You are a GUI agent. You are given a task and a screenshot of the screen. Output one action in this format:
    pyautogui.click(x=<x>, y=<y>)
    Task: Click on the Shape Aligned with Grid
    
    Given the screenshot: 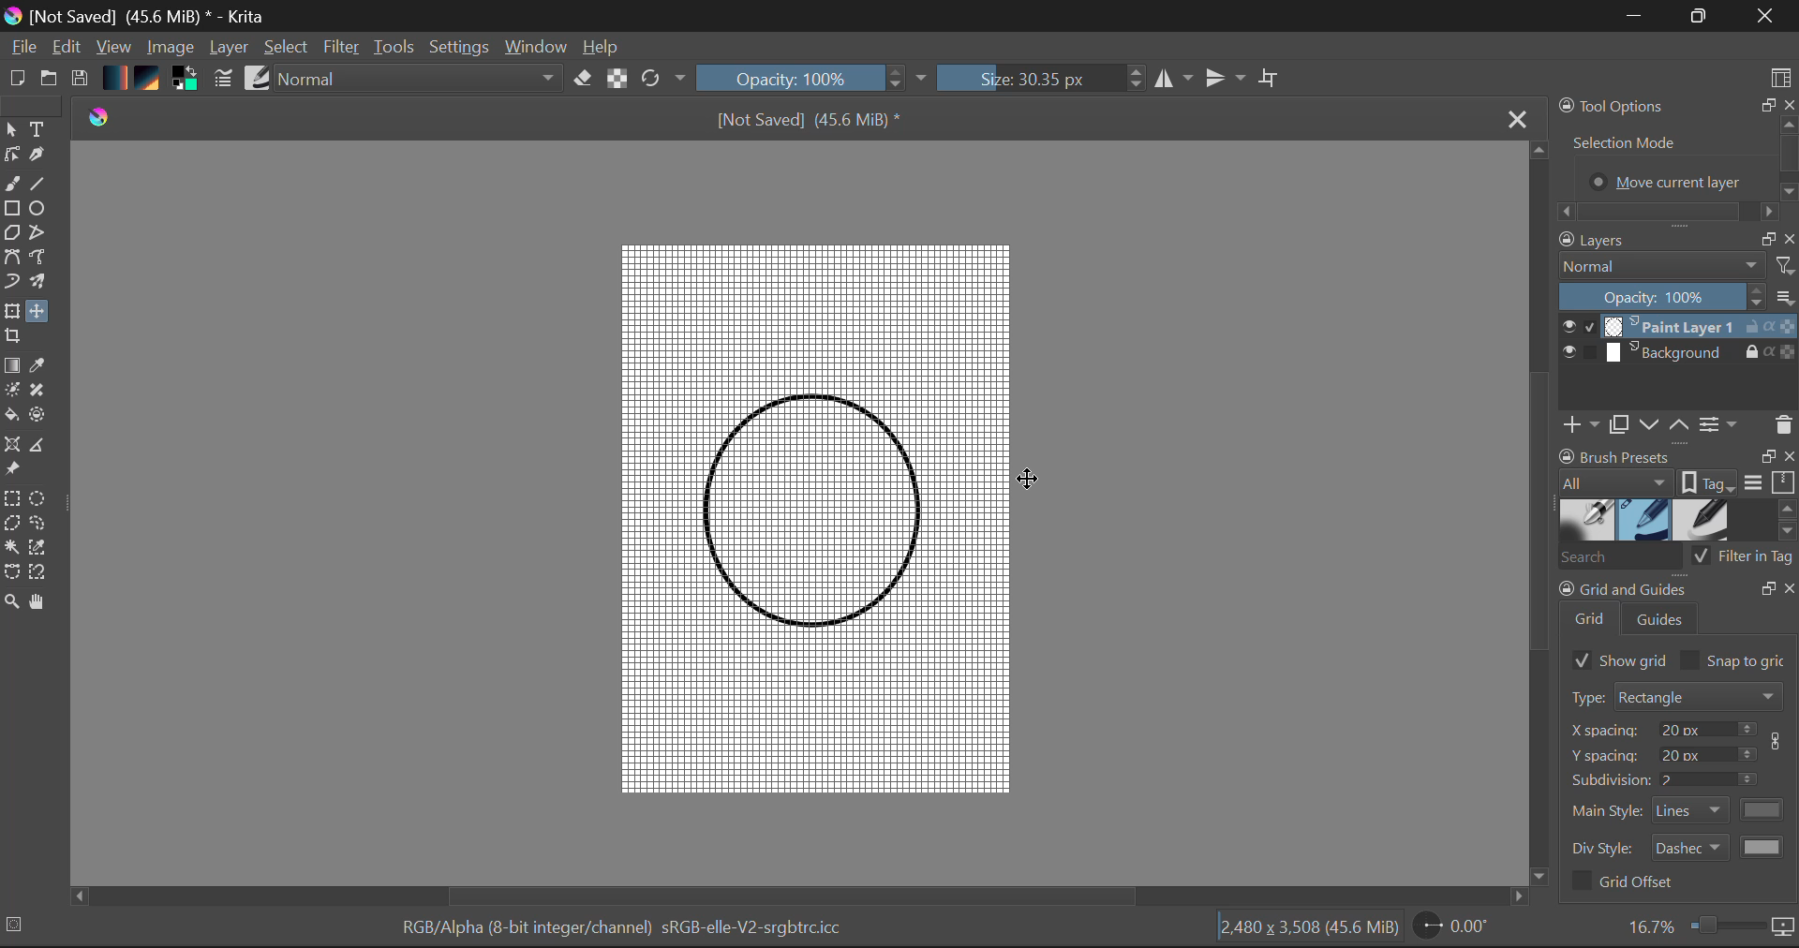 What is the action you would take?
    pyautogui.click(x=809, y=509)
    